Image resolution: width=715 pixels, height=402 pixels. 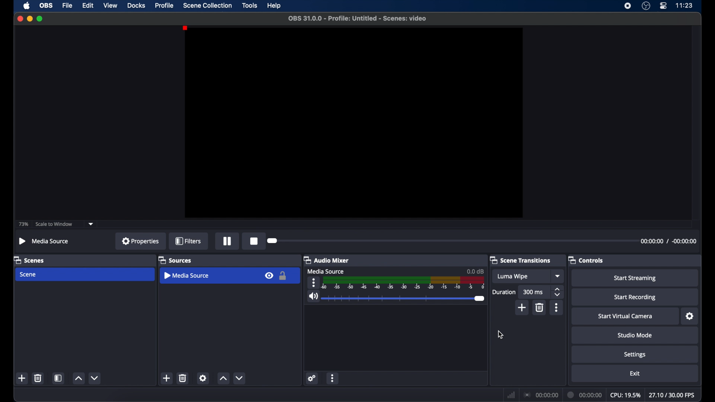 I want to click on settings, so click(x=635, y=355).